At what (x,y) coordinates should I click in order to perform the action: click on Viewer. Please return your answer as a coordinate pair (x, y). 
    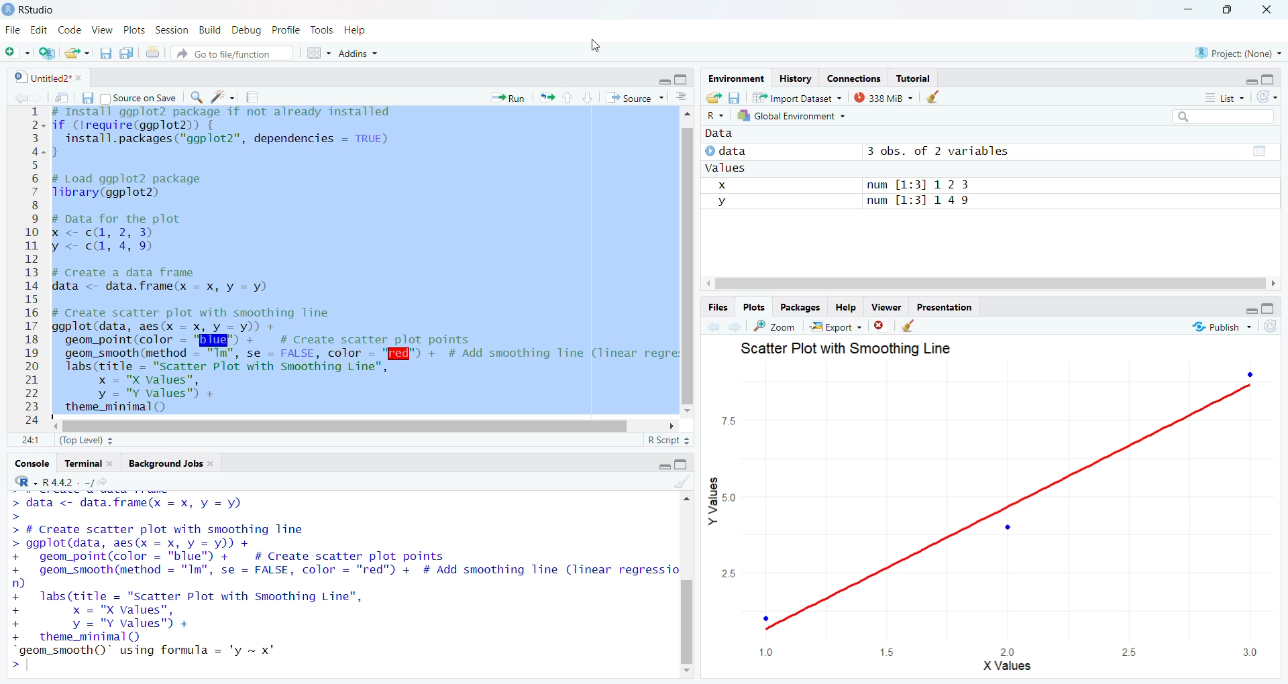
    Looking at the image, I should click on (886, 306).